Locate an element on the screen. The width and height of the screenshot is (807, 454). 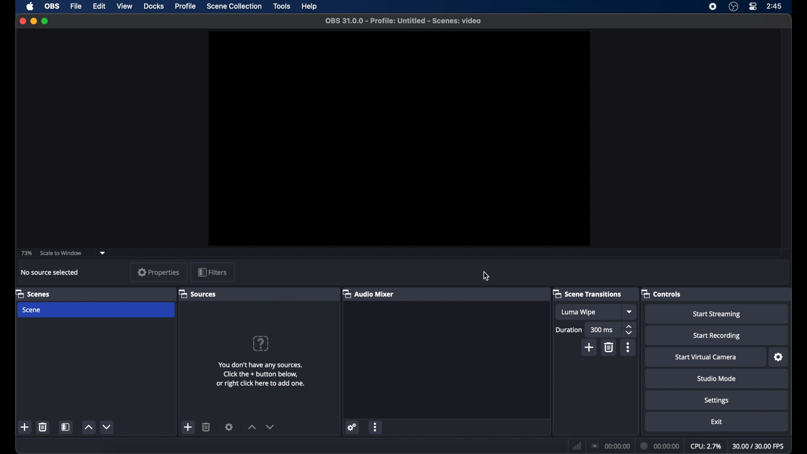
profile is located at coordinates (185, 7).